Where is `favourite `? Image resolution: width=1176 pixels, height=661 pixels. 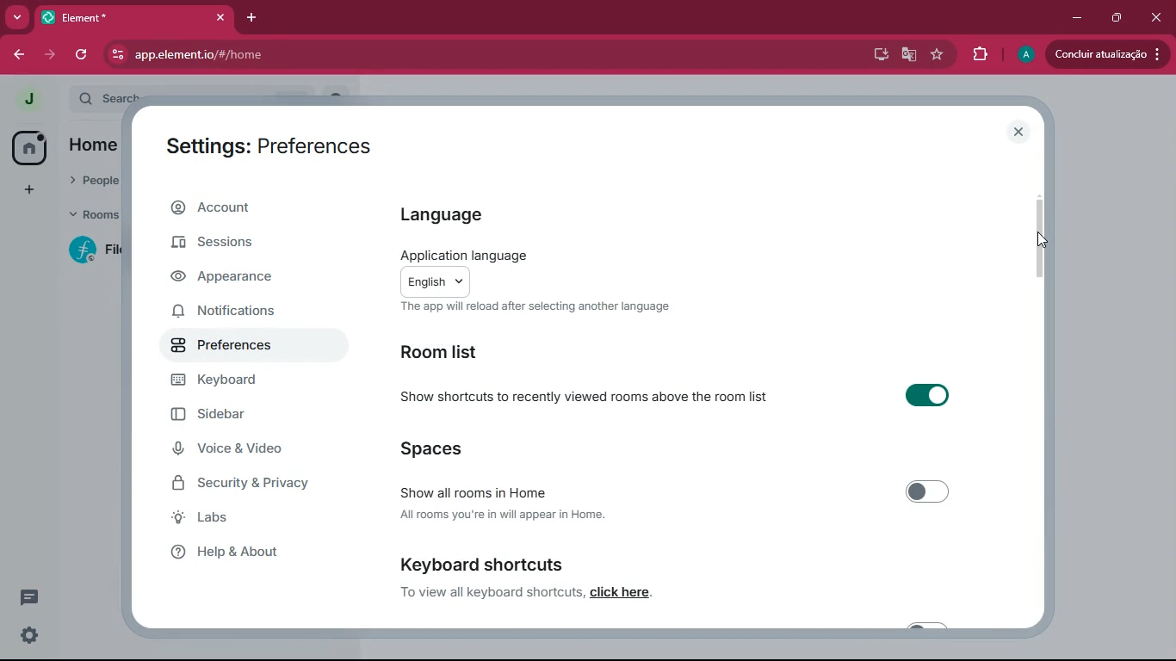 favourite  is located at coordinates (936, 56).